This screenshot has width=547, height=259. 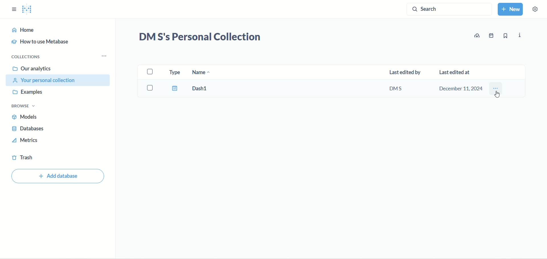 I want to click on databases, so click(x=28, y=129).